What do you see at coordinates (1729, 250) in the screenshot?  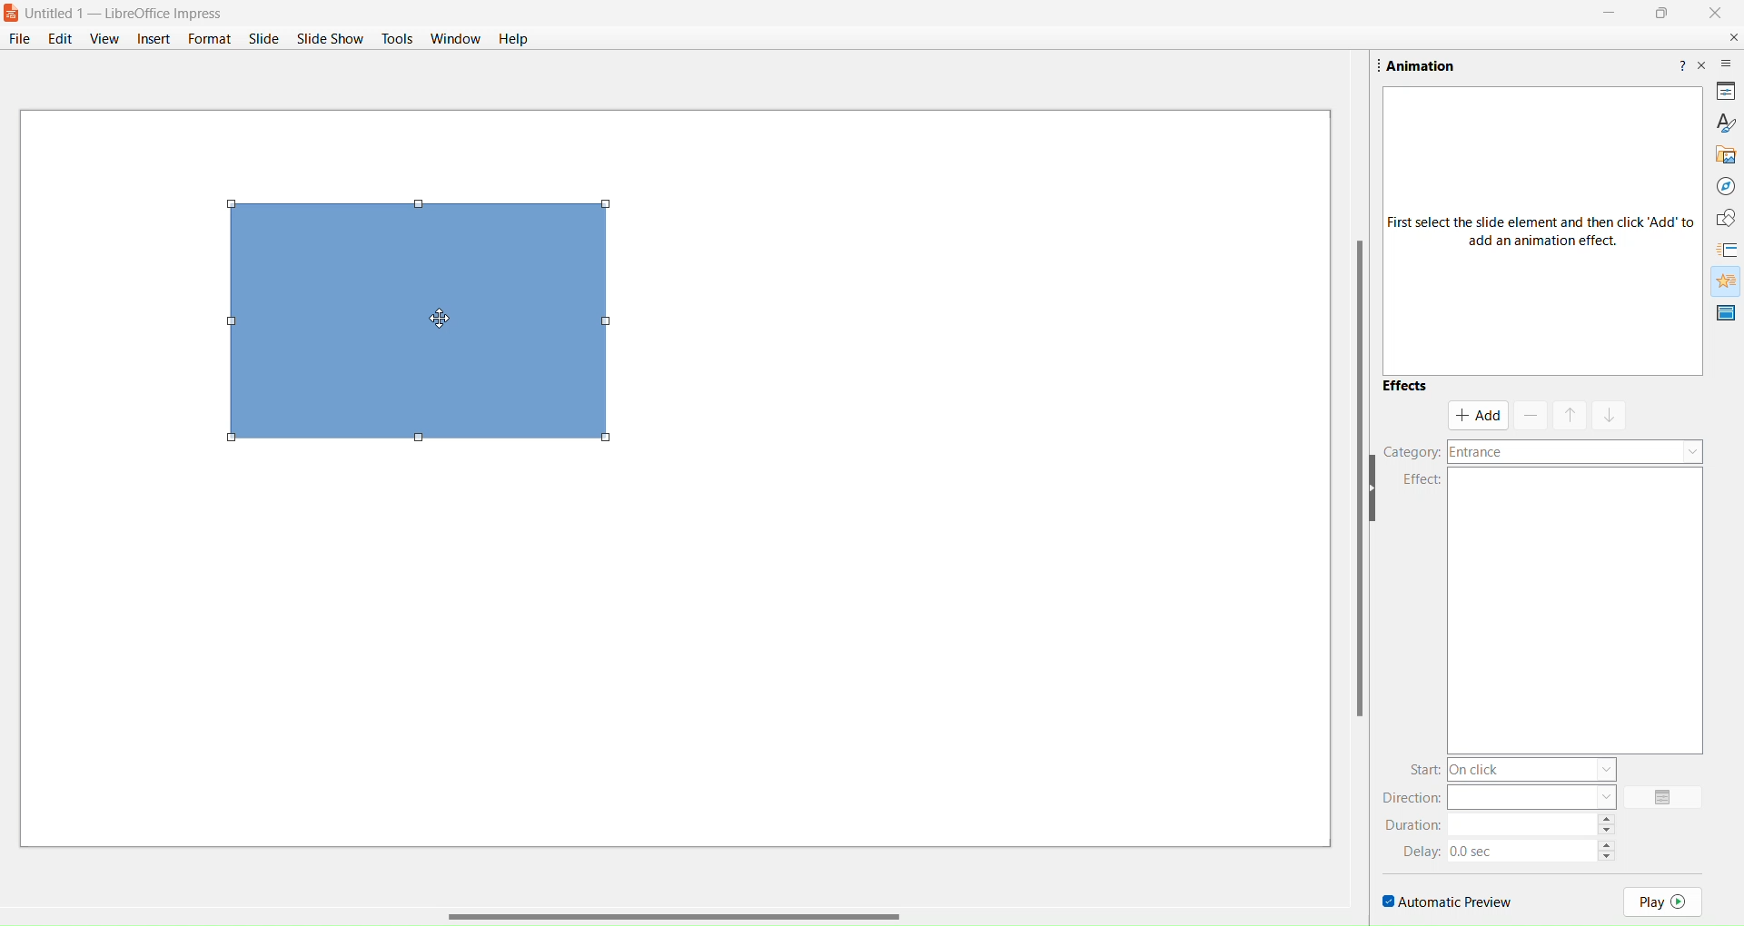 I see `slide transition` at bounding box center [1729, 250].